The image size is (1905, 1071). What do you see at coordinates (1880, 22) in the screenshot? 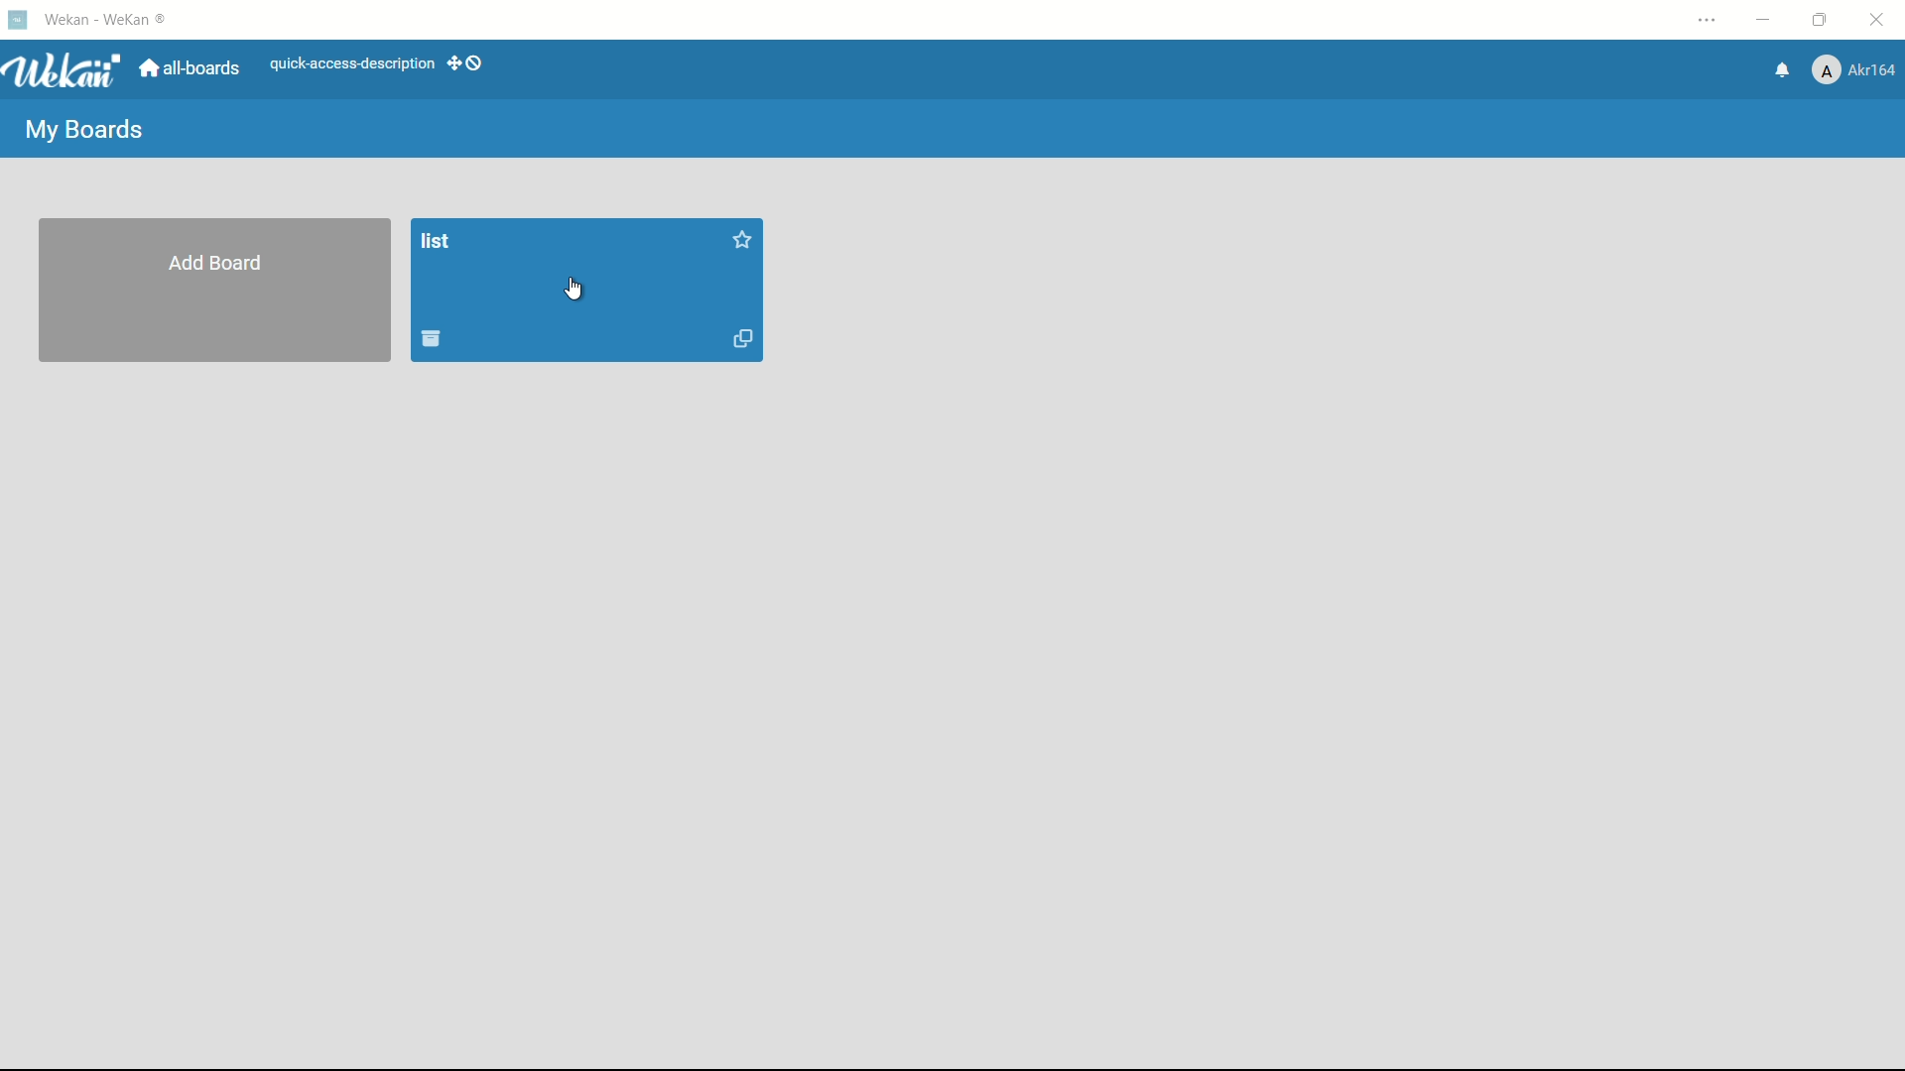
I see `close app` at bounding box center [1880, 22].